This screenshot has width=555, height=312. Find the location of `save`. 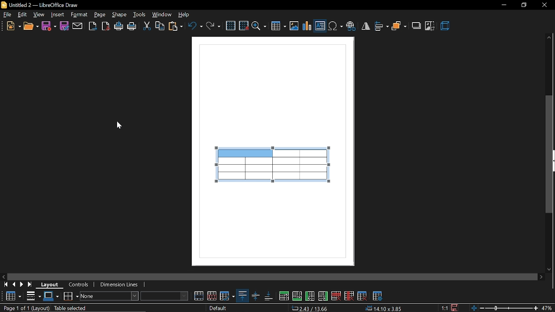

save is located at coordinates (455, 307).